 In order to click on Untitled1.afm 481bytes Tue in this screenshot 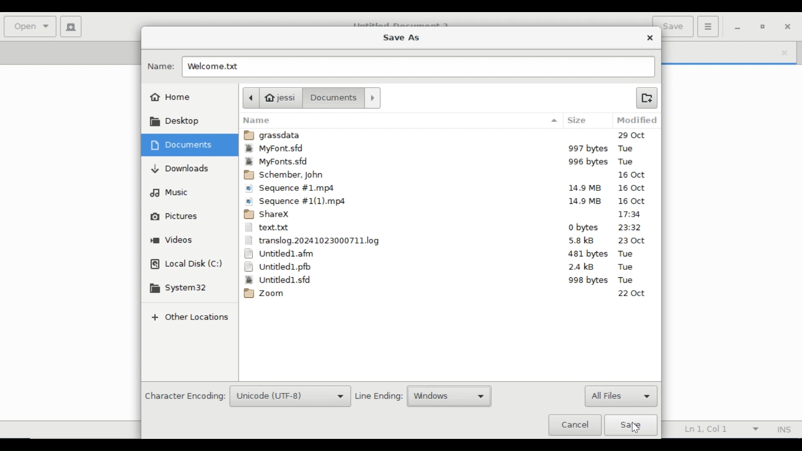, I will do `click(447, 254)`.